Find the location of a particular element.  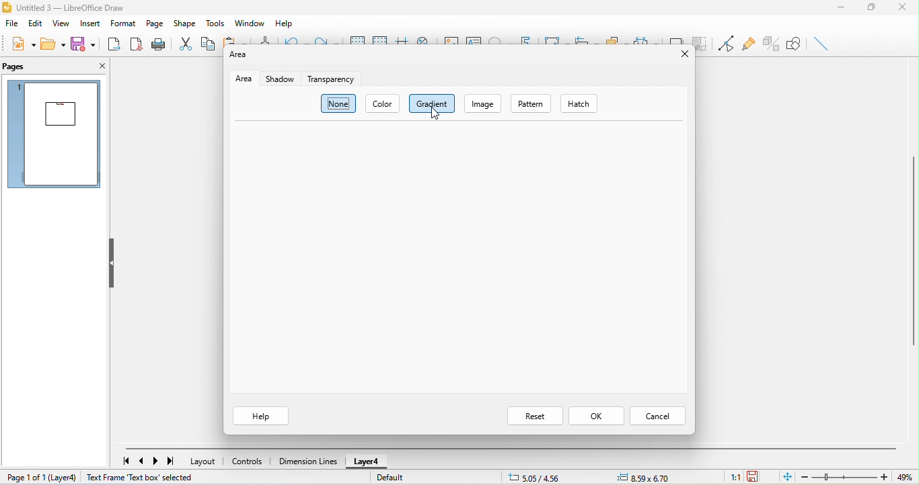

last page is located at coordinates (174, 463).